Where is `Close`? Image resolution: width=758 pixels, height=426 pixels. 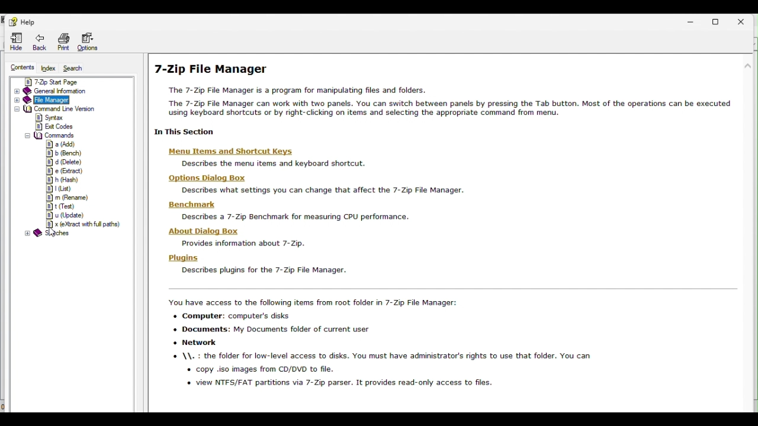 Close is located at coordinates (746, 20).